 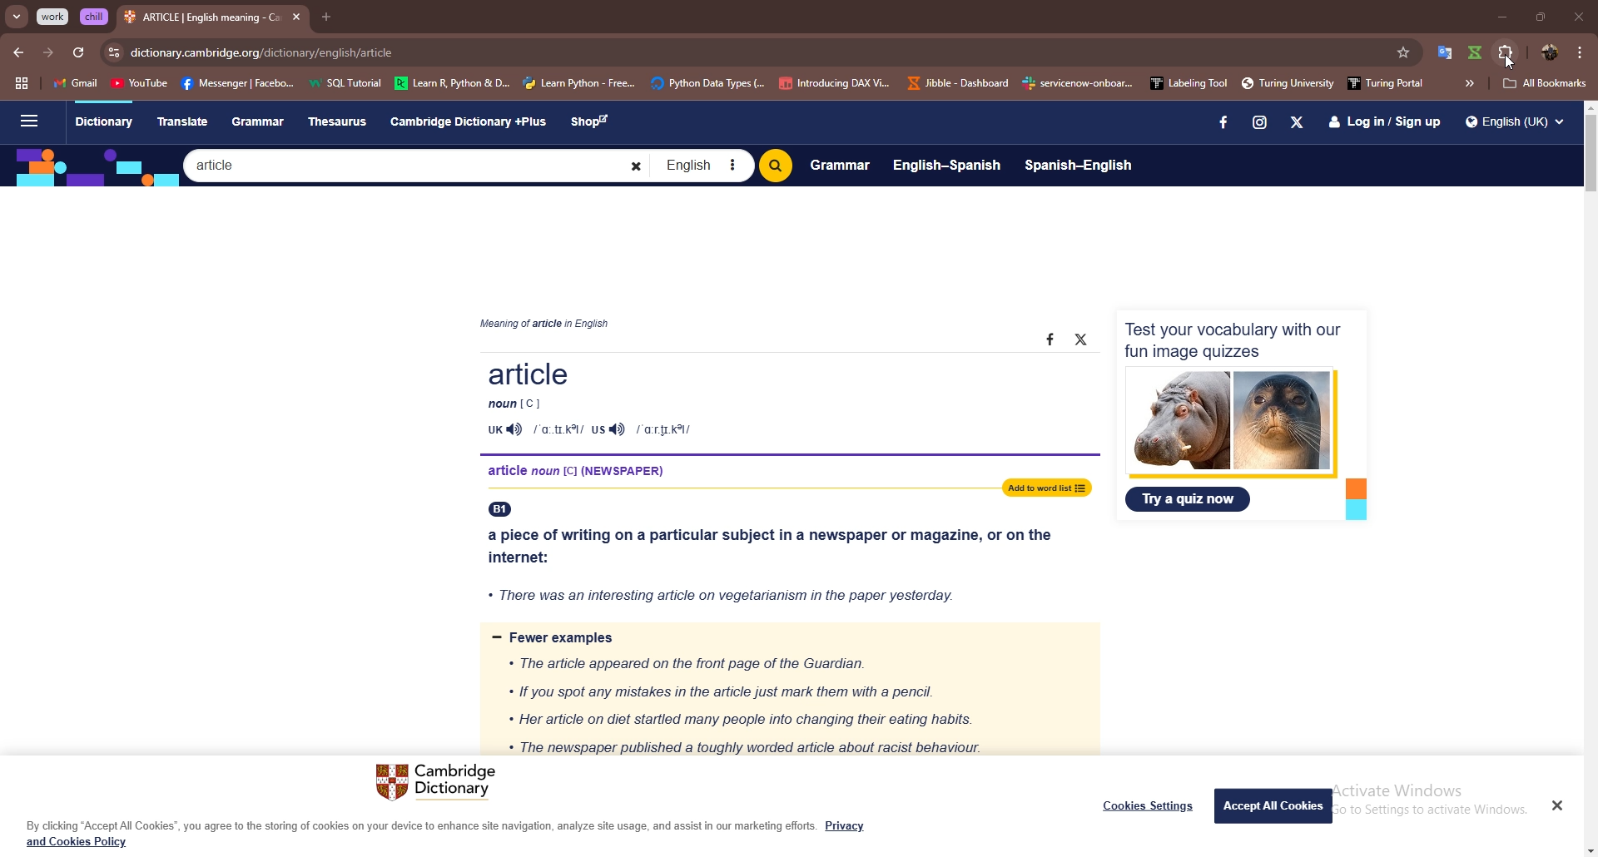 What do you see at coordinates (1275, 805) in the screenshot?
I see ` Accept All Cookies` at bounding box center [1275, 805].